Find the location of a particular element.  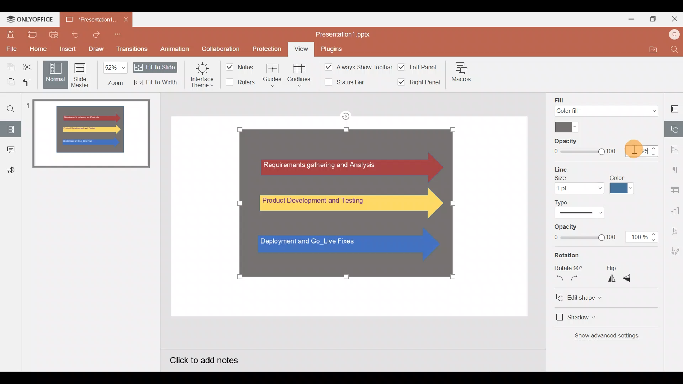

Transitions is located at coordinates (132, 49).